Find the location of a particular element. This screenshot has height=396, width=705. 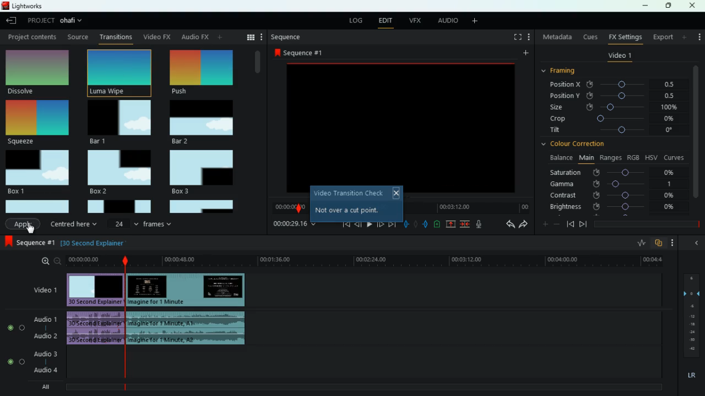

audio 3 is located at coordinates (44, 355).